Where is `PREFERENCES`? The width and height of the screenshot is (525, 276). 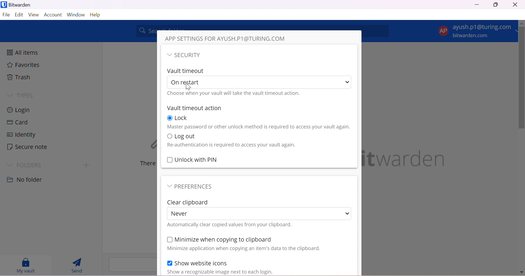 PREFERENCES is located at coordinates (196, 187).